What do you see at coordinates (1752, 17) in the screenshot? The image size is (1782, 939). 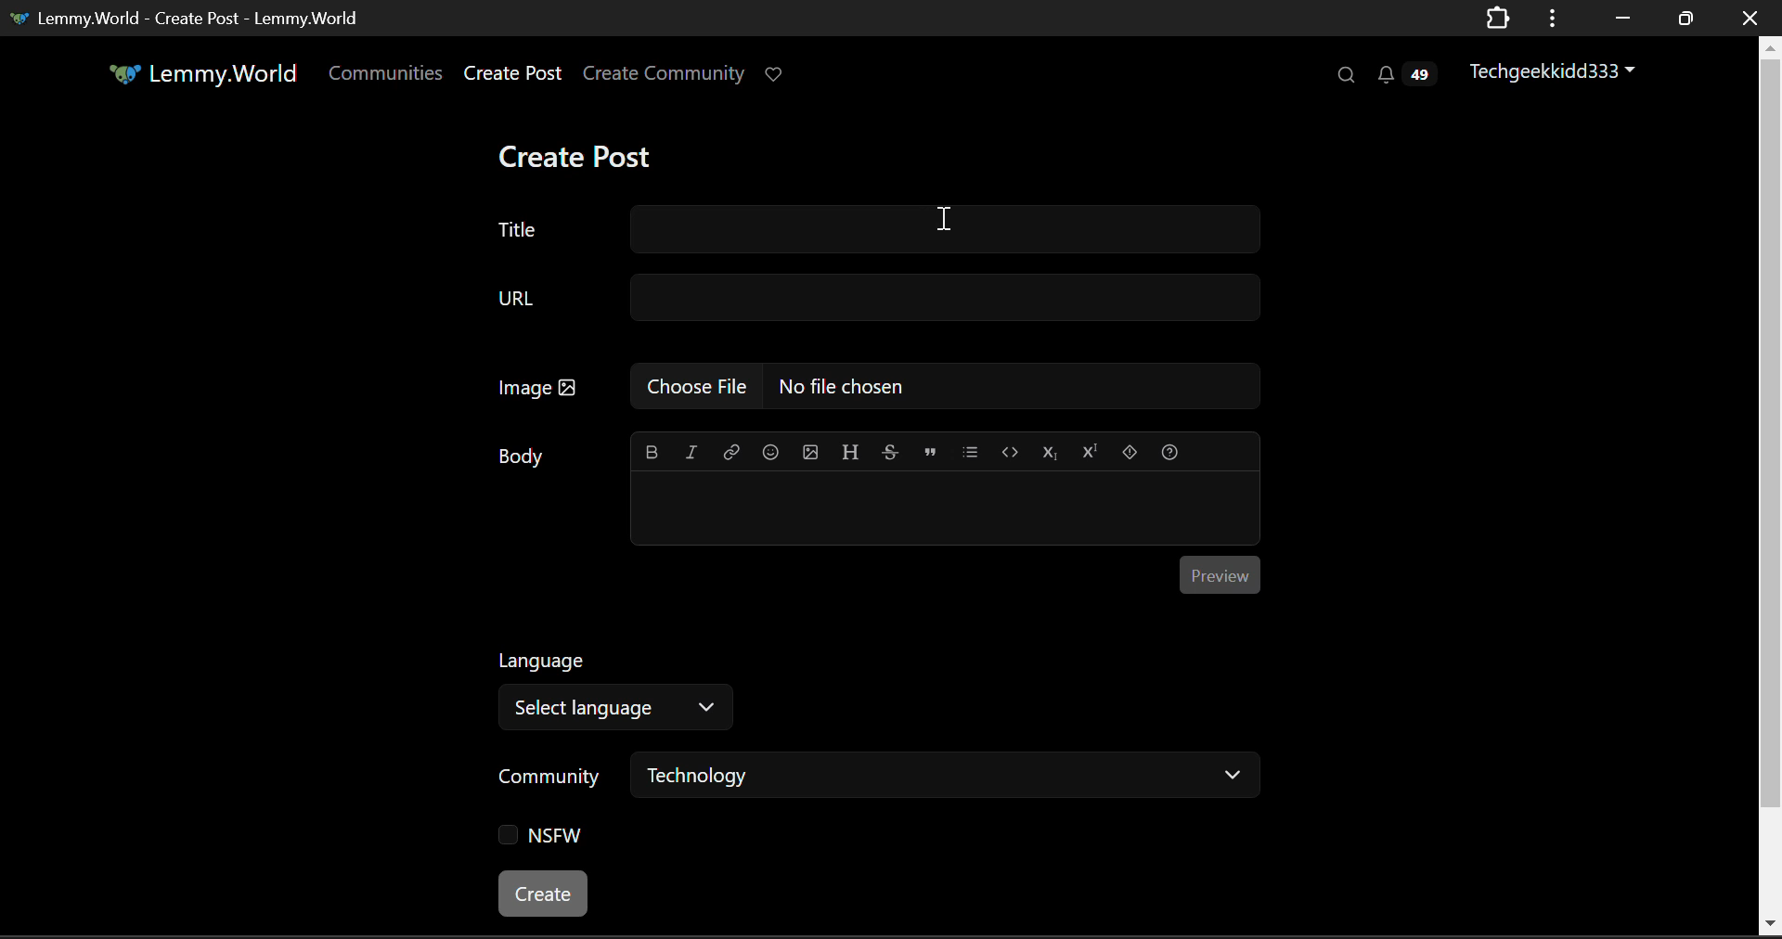 I see `Close Window` at bounding box center [1752, 17].